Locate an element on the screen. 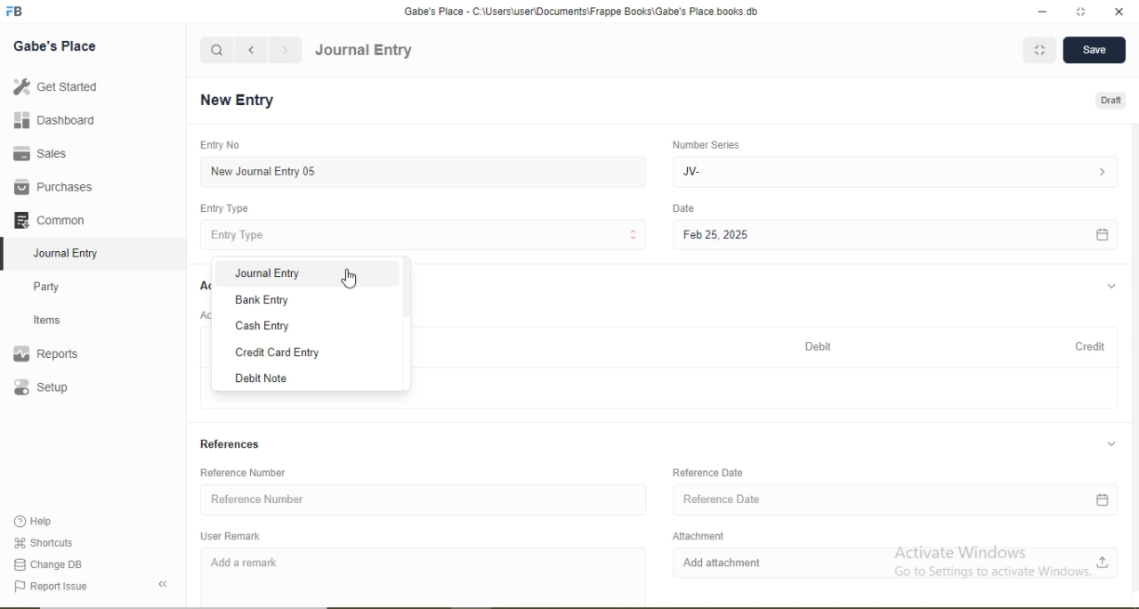 This screenshot has height=609, width=1139. Number Series is located at coordinates (705, 144).